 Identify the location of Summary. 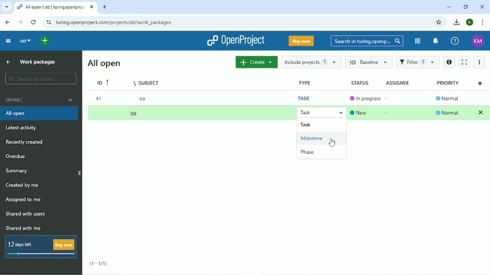
(17, 171).